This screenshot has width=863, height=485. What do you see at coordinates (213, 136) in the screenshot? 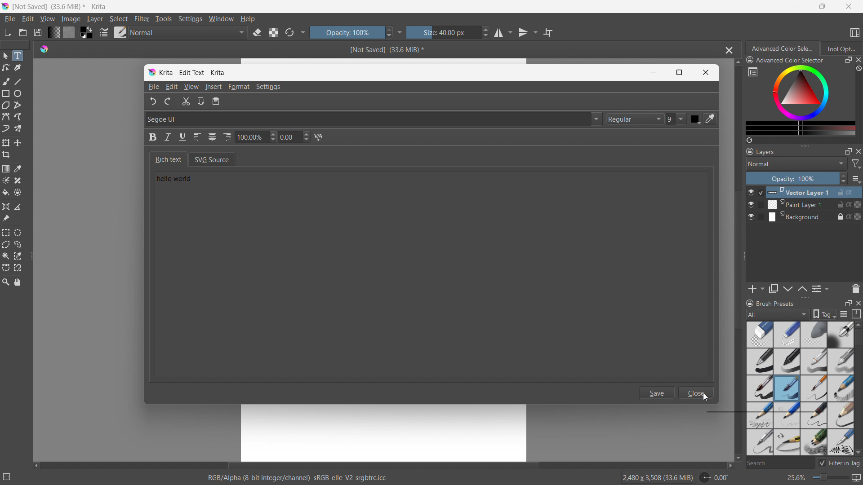
I see `Center align` at bounding box center [213, 136].